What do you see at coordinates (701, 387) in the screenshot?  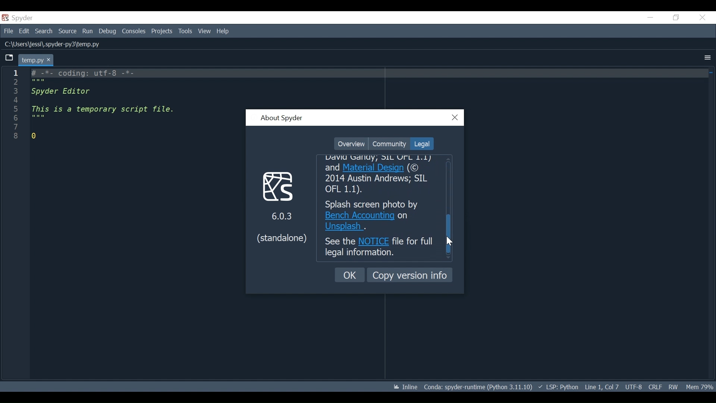 I see `‘Mem 80%` at bounding box center [701, 387].